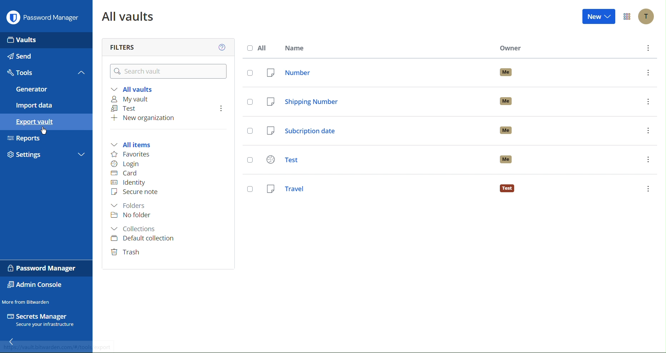  I want to click on New, so click(600, 18).